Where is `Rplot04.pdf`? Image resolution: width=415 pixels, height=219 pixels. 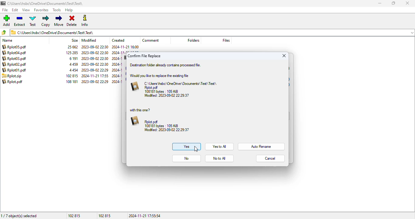
Rplot04.pdf is located at coordinates (14, 53).